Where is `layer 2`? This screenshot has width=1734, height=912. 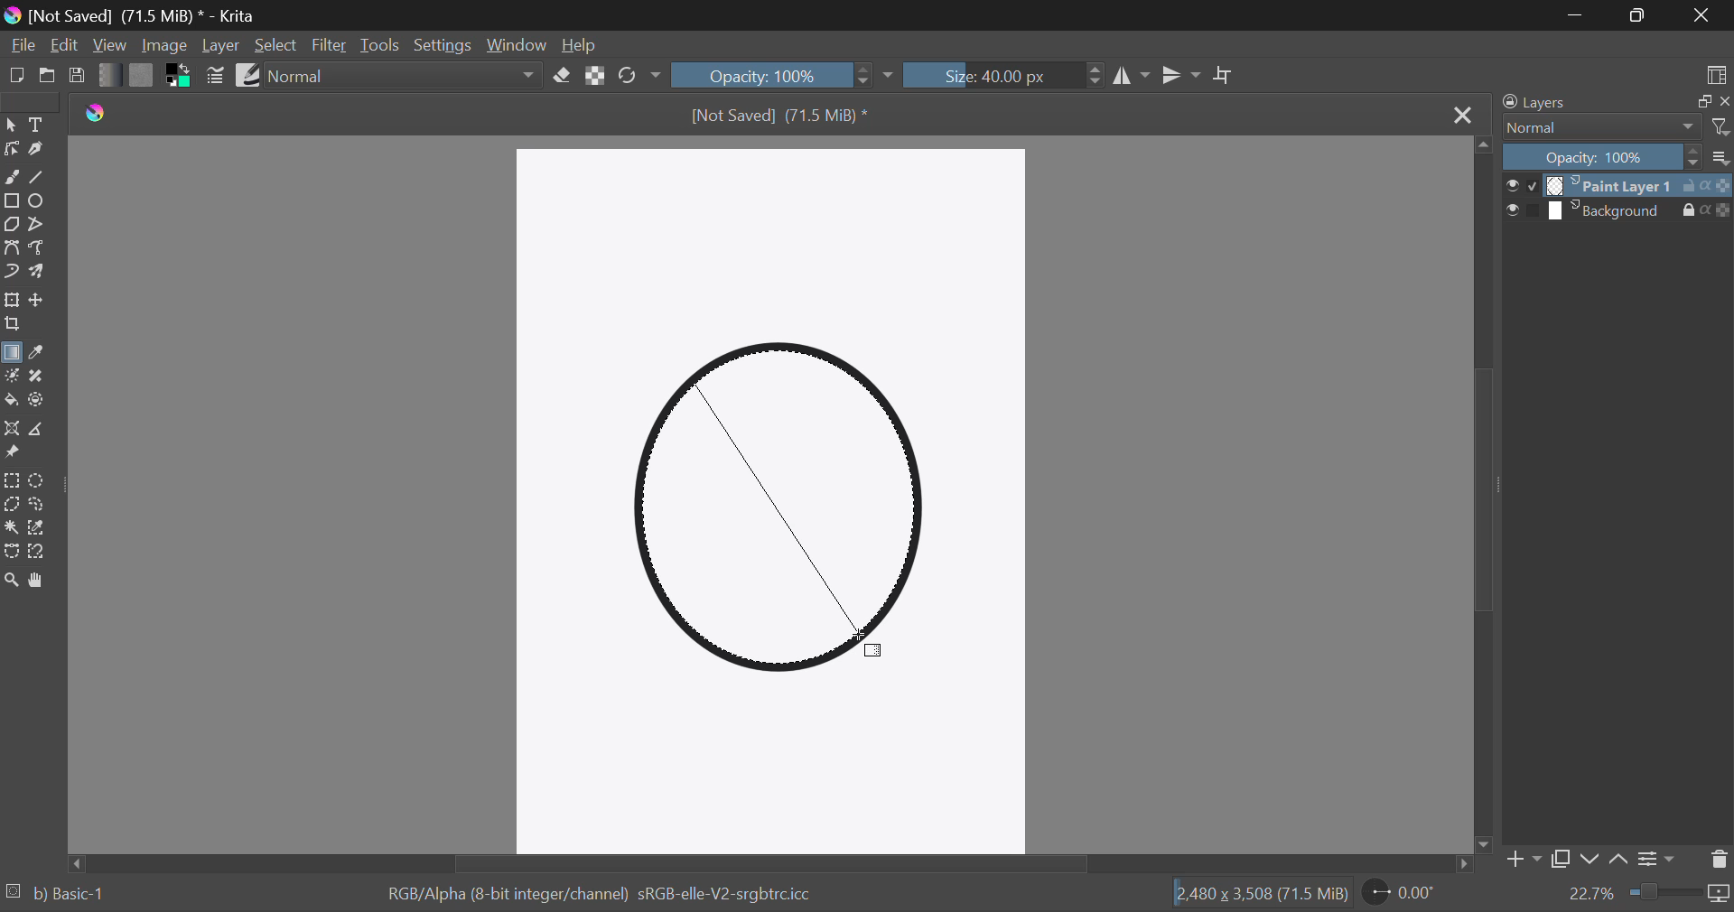
layer 2 is located at coordinates (1611, 211).